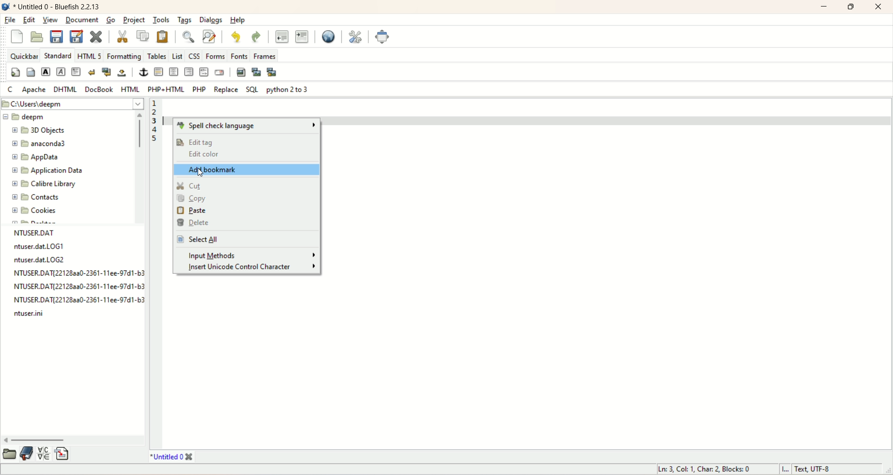 This screenshot has height=475, width=893. I want to click on title, so click(58, 7).